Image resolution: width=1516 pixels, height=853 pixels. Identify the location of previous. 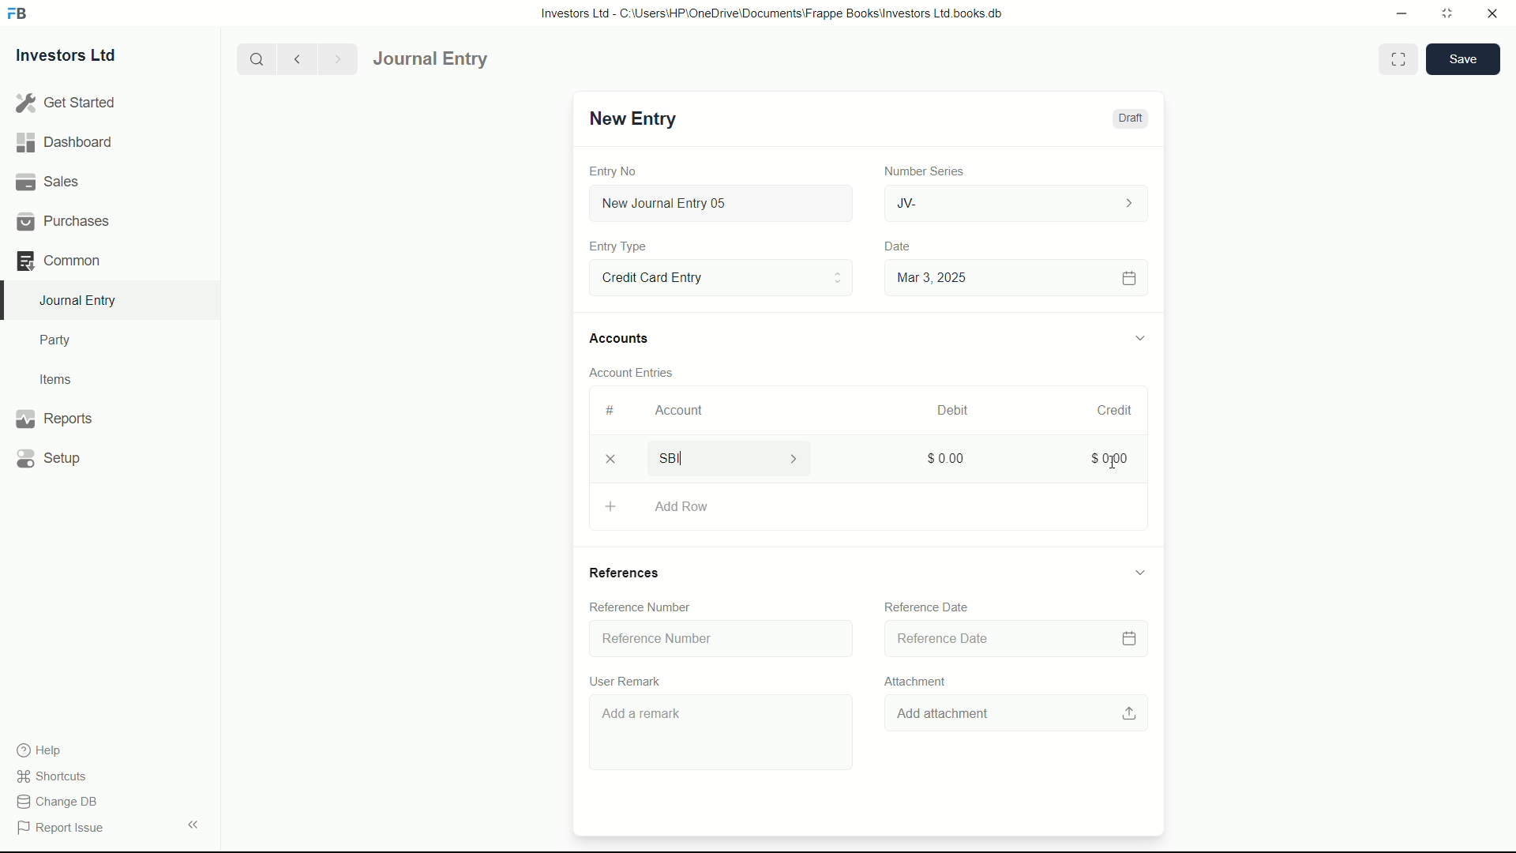
(295, 58).